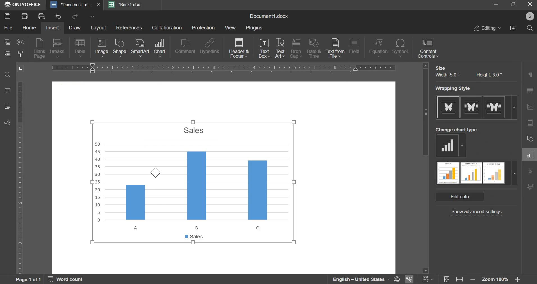 This screenshot has width=537, height=284. I want to click on wrapping style, so click(457, 88).